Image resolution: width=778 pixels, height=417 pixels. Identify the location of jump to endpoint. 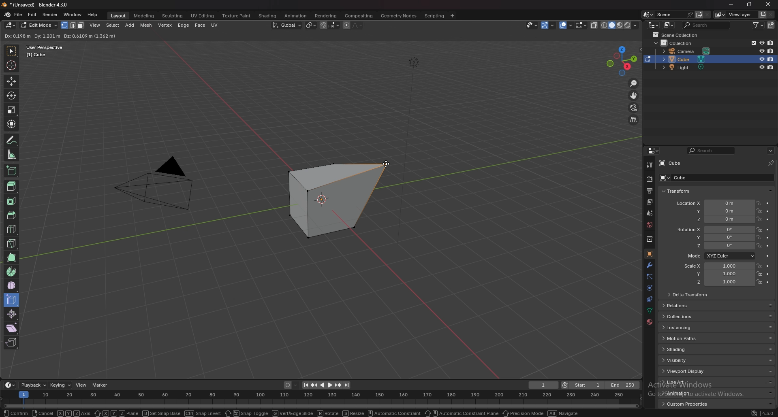
(305, 385).